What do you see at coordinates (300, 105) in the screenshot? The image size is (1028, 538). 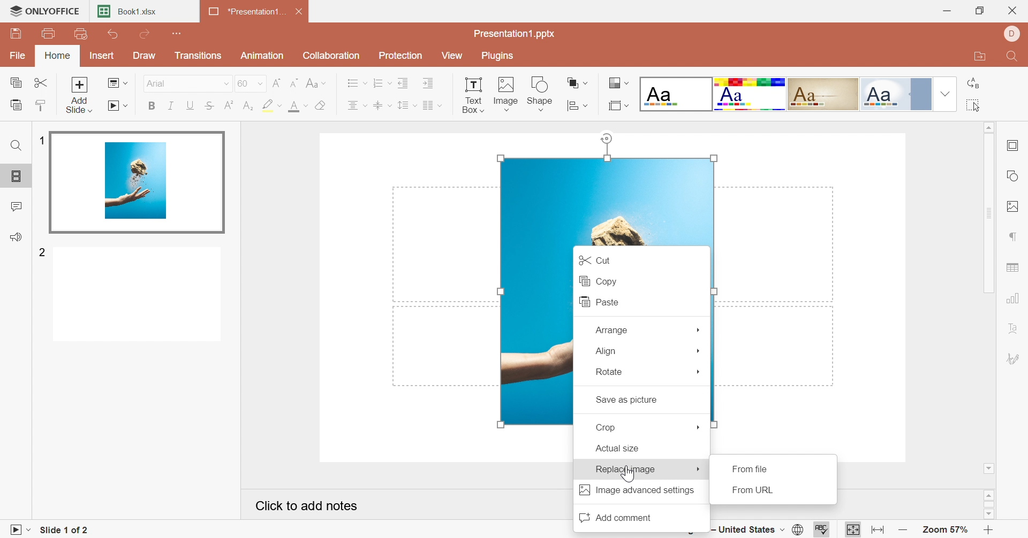 I see `Font color` at bounding box center [300, 105].